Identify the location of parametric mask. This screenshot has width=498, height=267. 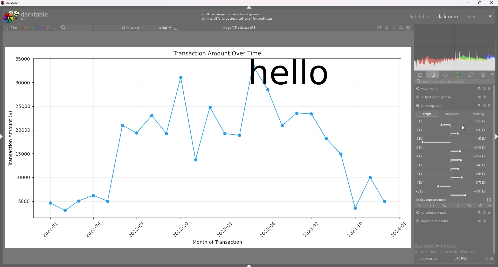
(457, 205).